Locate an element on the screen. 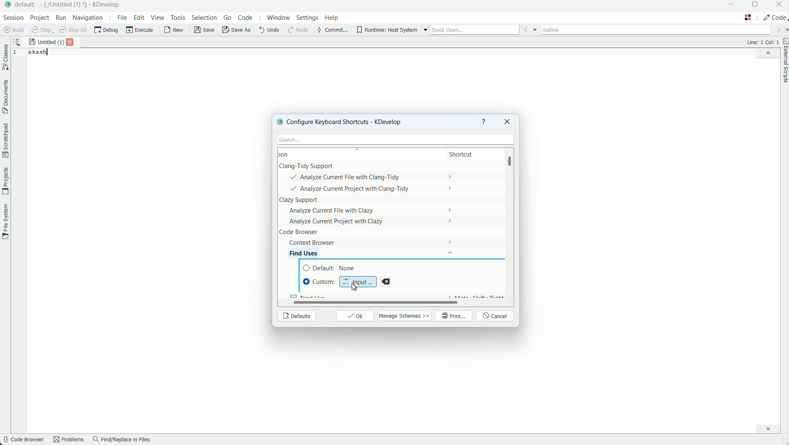 The image size is (789, 445). cancel is located at coordinates (496, 316).